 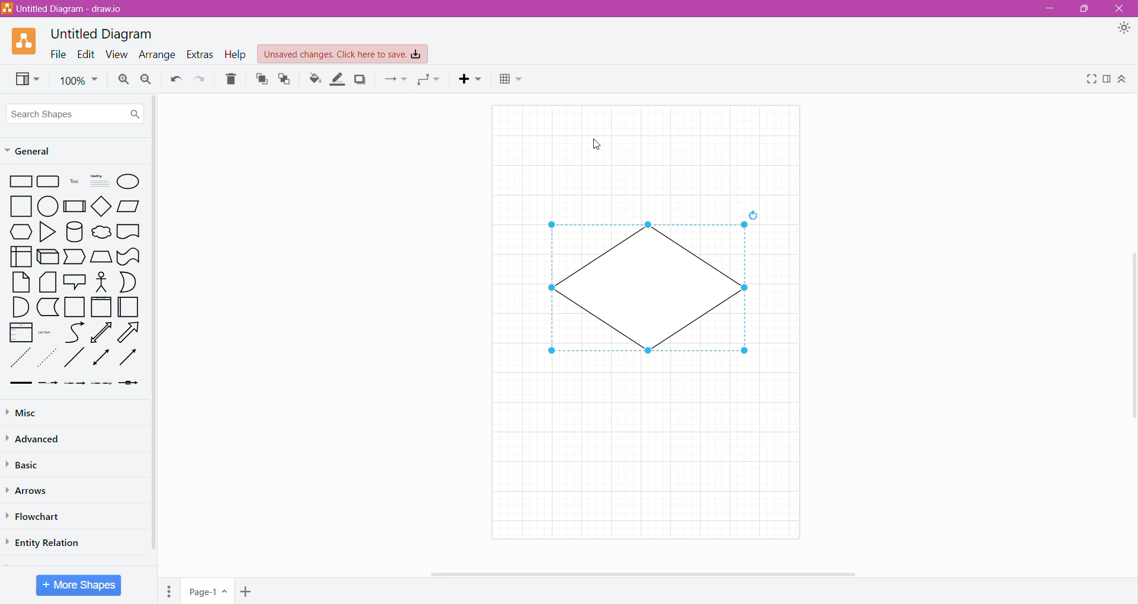 What do you see at coordinates (1123, 80) in the screenshot?
I see `Expand/Collapse` at bounding box center [1123, 80].